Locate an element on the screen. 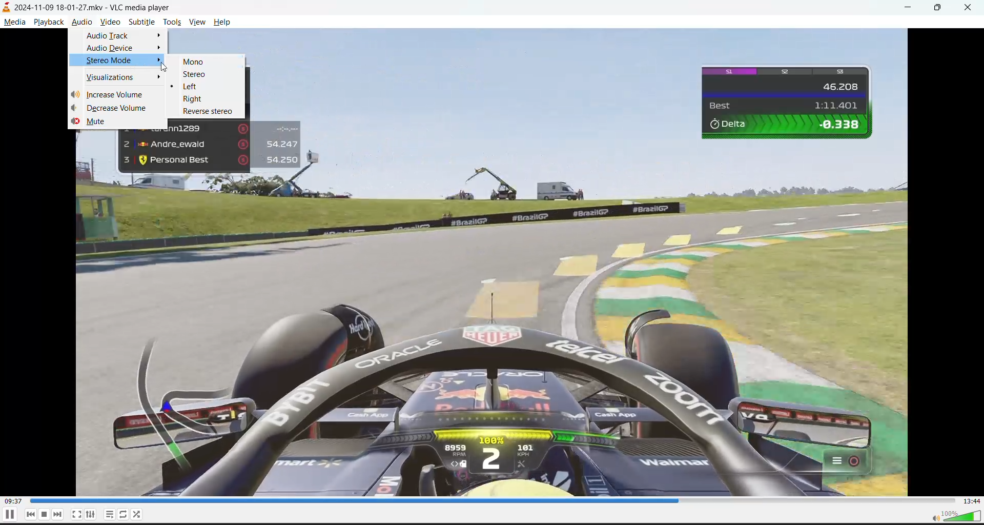  increase volume is located at coordinates (114, 95).